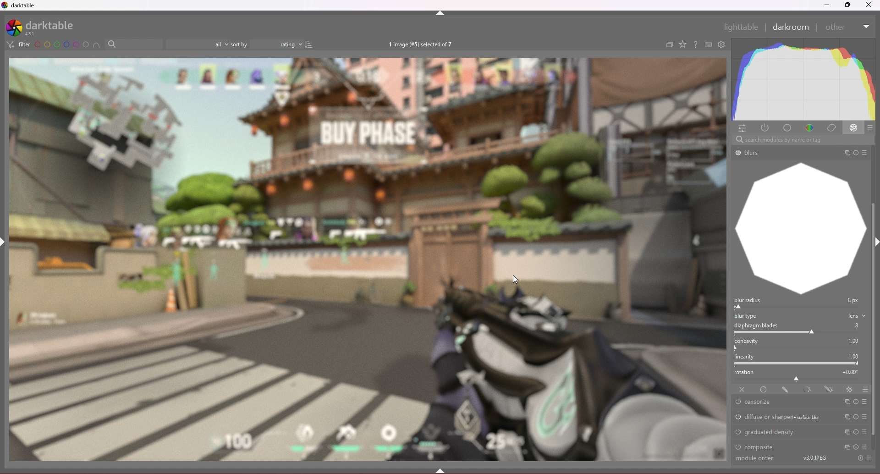 The image size is (880, 474). I want to click on cursor description, so click(867, 446).